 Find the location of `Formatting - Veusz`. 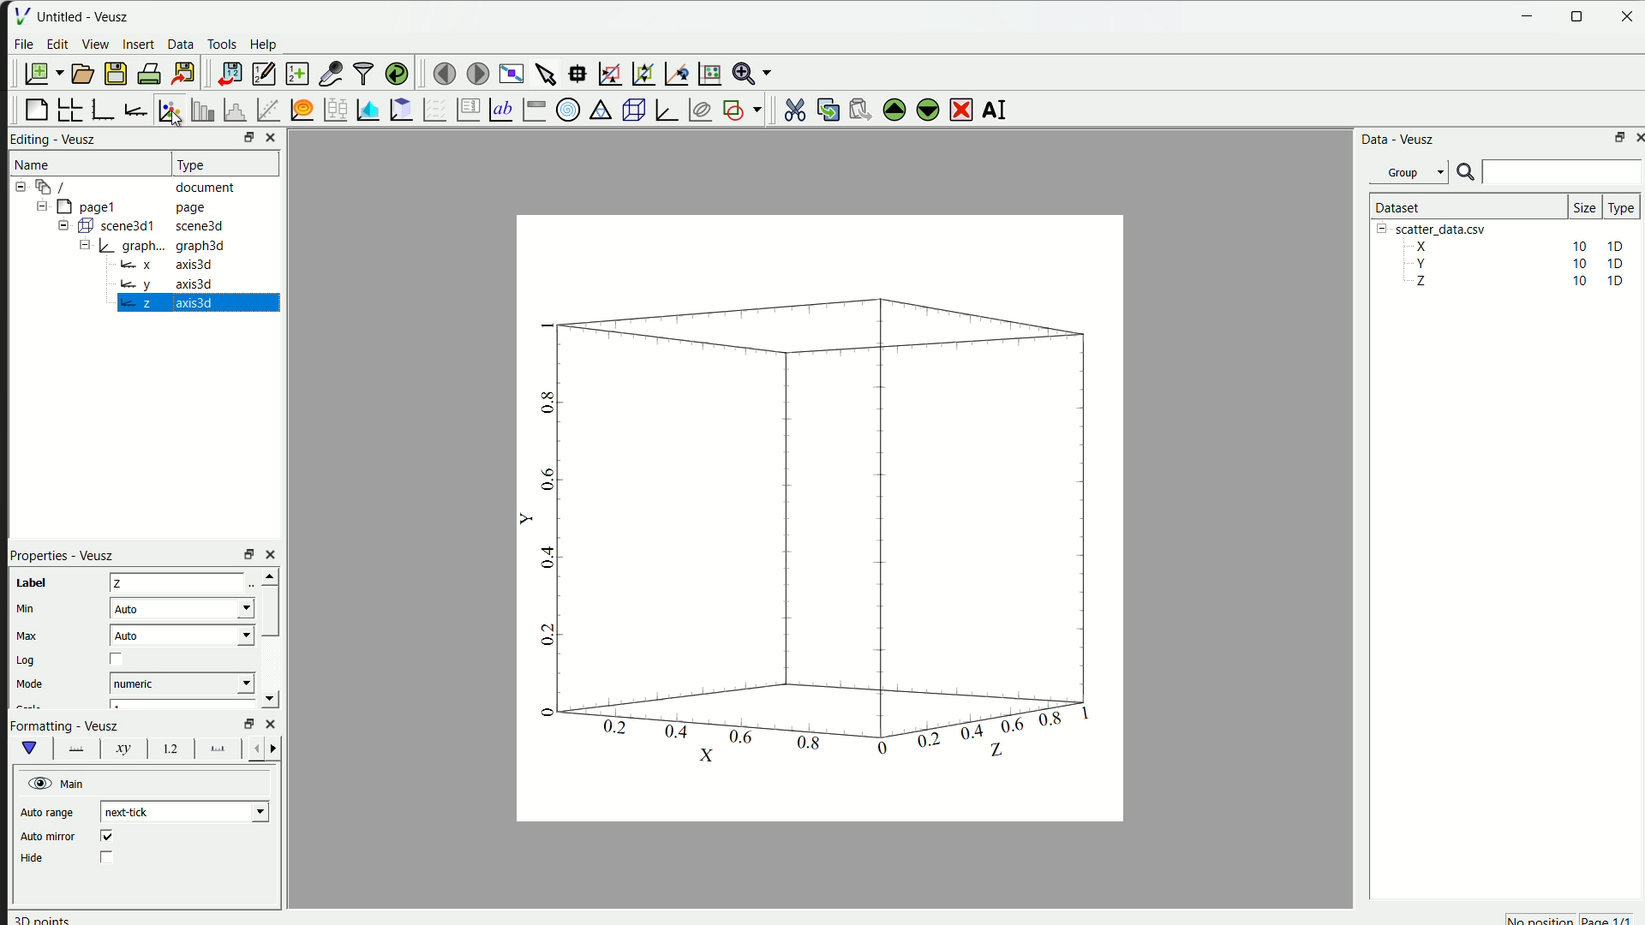

Formatting - Veusz is located at coordinates (73, 725).